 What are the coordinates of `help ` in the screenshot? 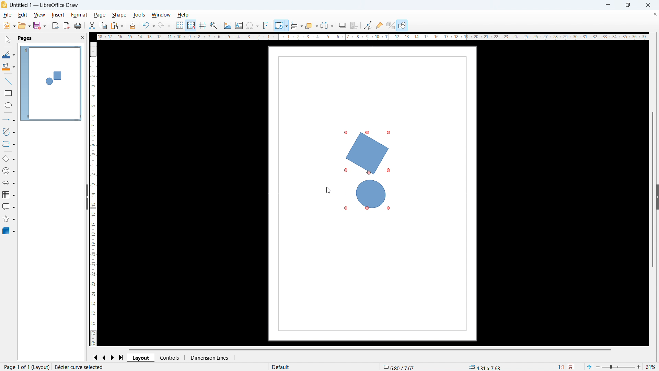 It's located at (183, 15).